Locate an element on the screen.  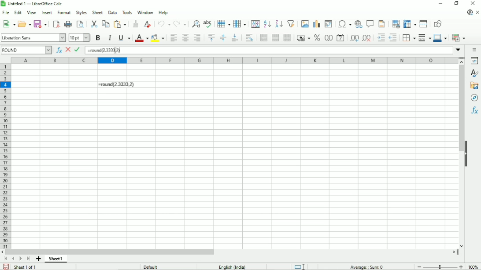
Clear direct formatting is located at coordinates (148, 25).